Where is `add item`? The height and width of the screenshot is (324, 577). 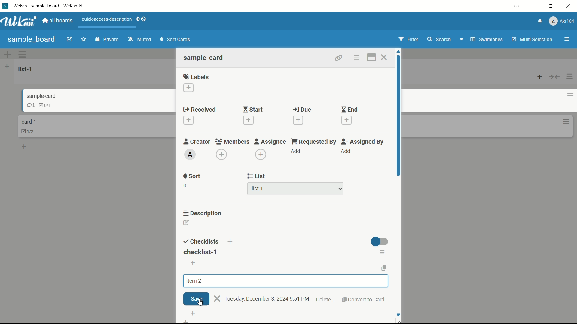 add item is located at coordinates (193, 263).